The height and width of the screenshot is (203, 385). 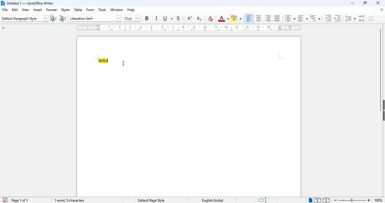 I want to click on file, so click(x=5, y=10).